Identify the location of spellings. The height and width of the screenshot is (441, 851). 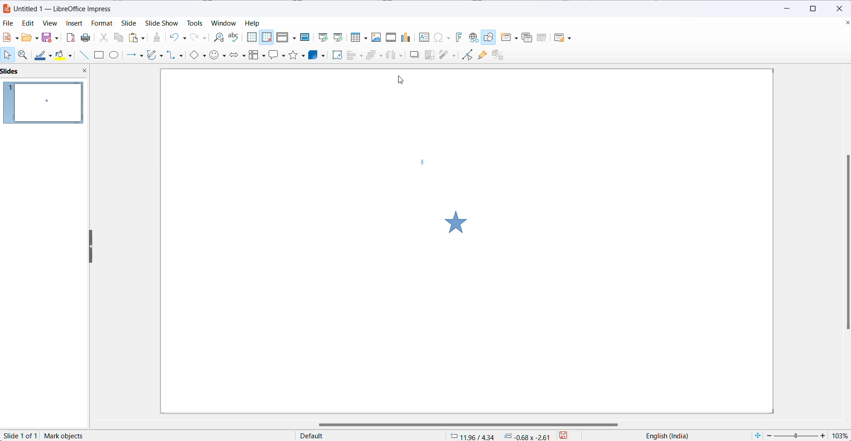
(235, 37).